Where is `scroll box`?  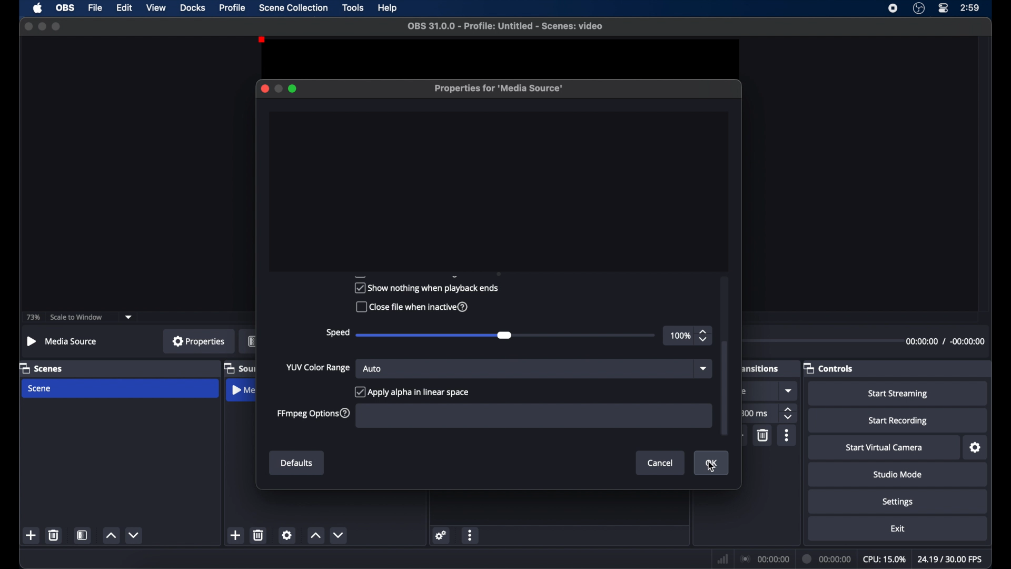
scroll box is located at coordinates (726, 388).